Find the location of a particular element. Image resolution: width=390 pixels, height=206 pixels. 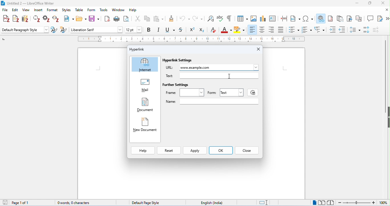

show track changes function is located at coordinates (380, 18).